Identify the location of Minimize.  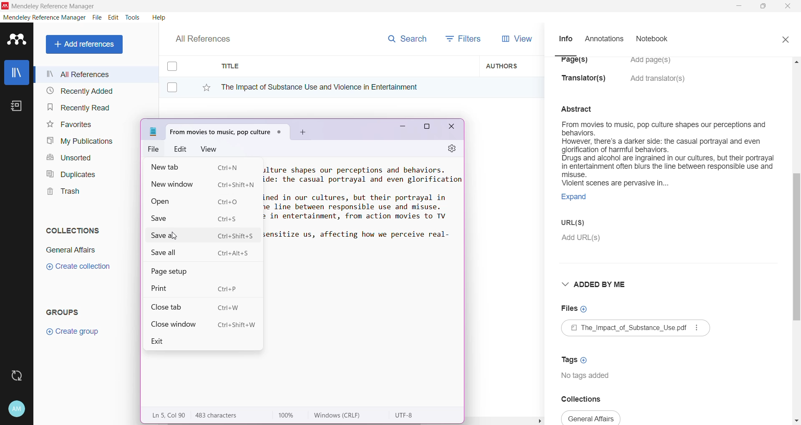
(739, 6).